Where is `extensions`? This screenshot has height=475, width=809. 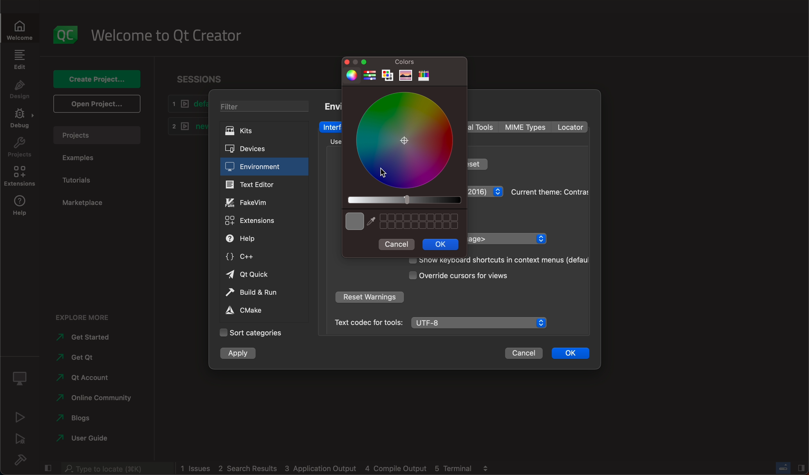
extensions is located at coordinates (22, 178).